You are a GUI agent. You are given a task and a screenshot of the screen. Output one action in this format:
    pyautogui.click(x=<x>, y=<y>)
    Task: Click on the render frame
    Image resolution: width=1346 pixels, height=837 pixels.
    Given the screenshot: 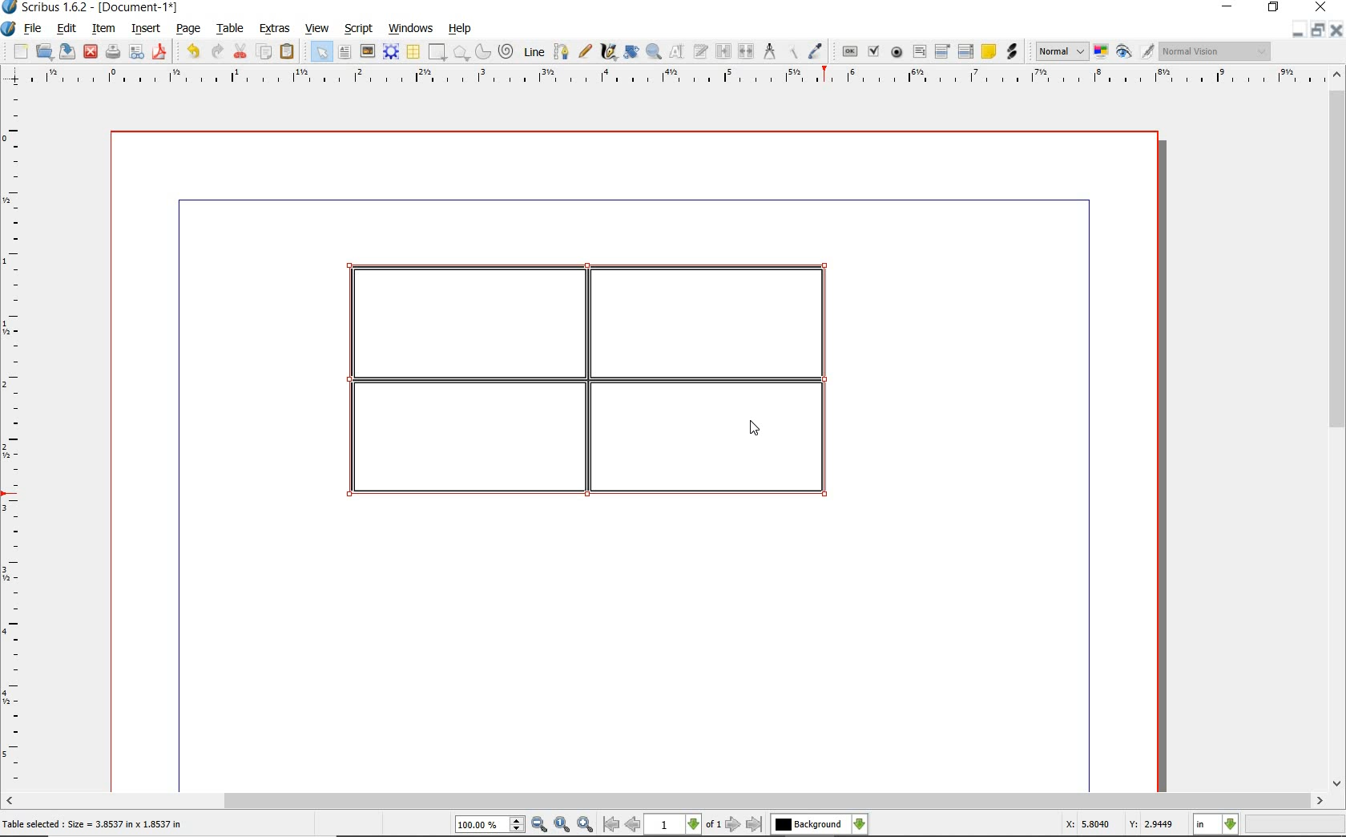 What is the action you would take?
    pyautogui.click(x=391, y=51)
    